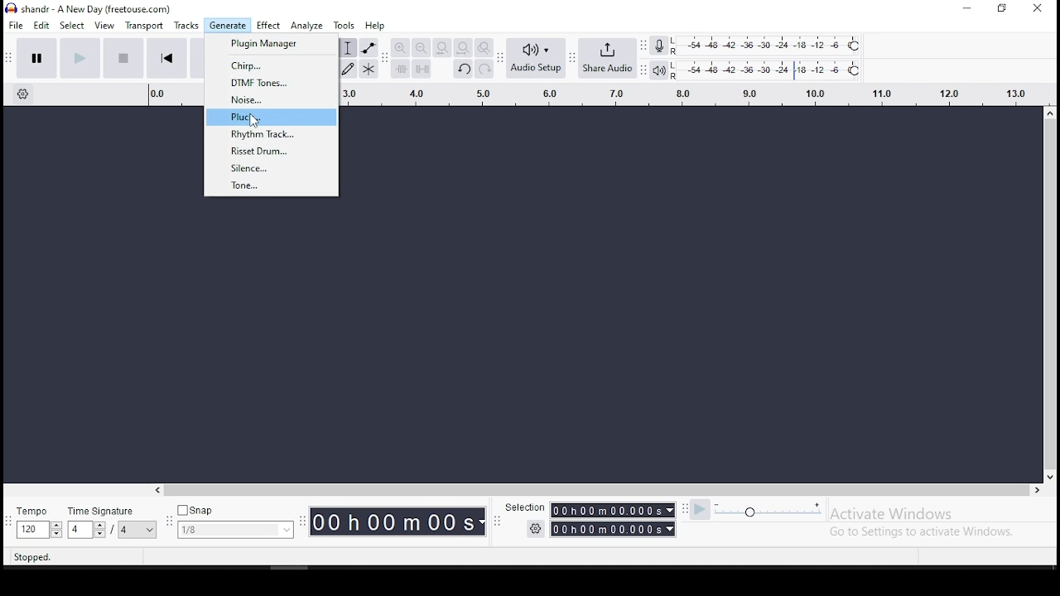 This screenshot has width=1060, height=596. Describe the element at coordinates (346, 25) in the screenshot. I see `tools` at that location.